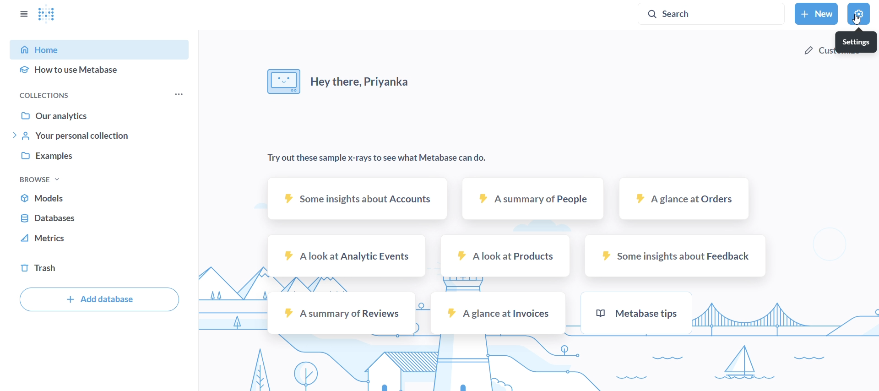  Describe the element at coordinates (99, 218) in the screenshot. I see `databse` at that location.